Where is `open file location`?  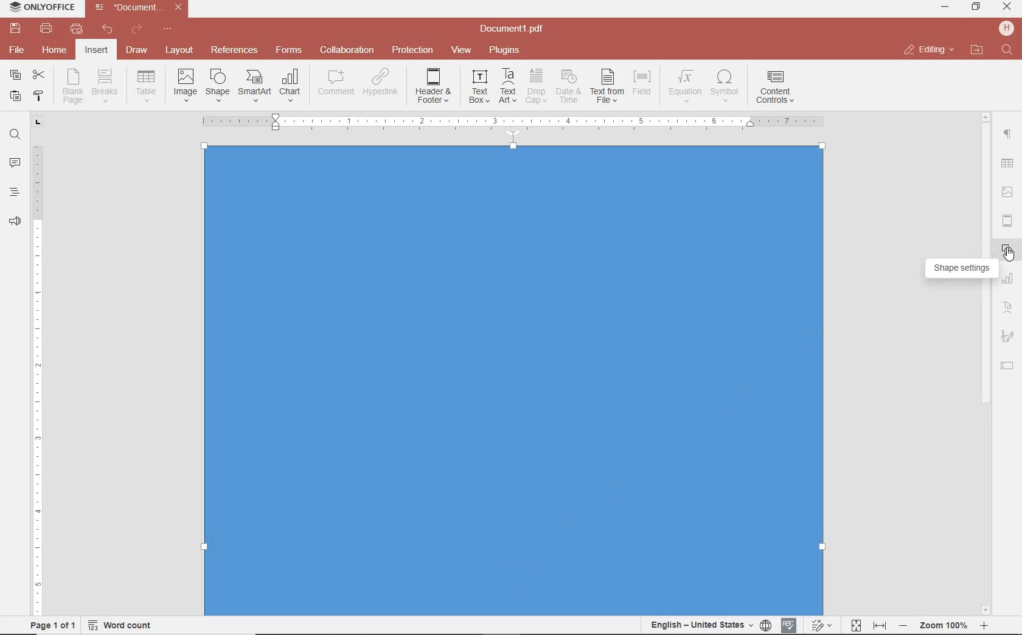 open file location is located at coordinates (977, 50).